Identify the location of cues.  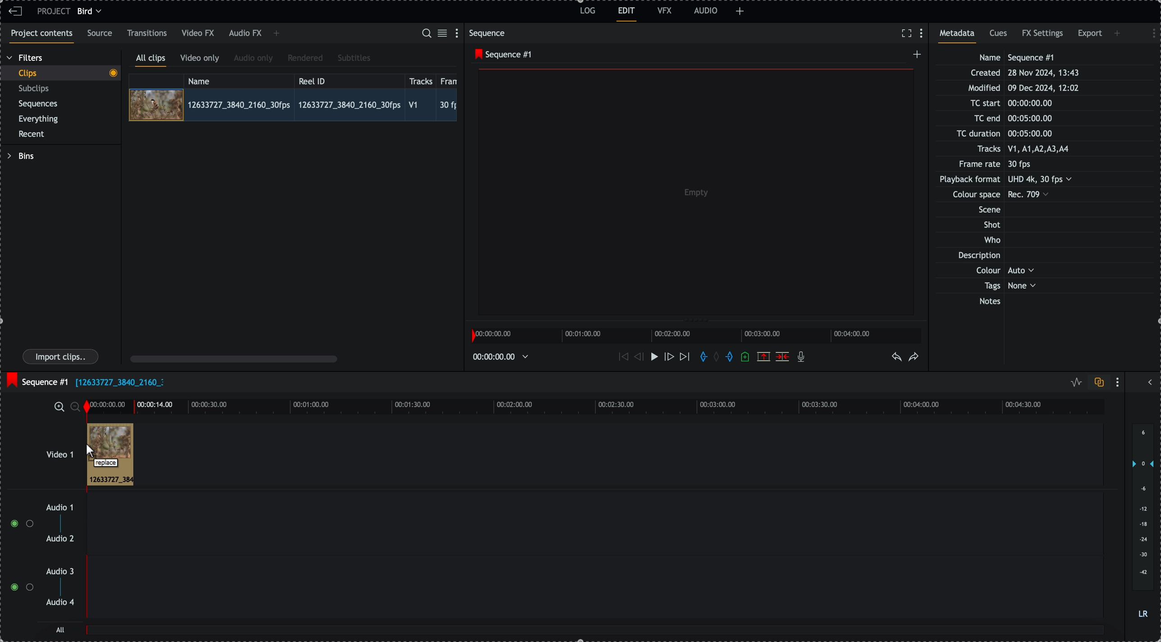
(999, 36).